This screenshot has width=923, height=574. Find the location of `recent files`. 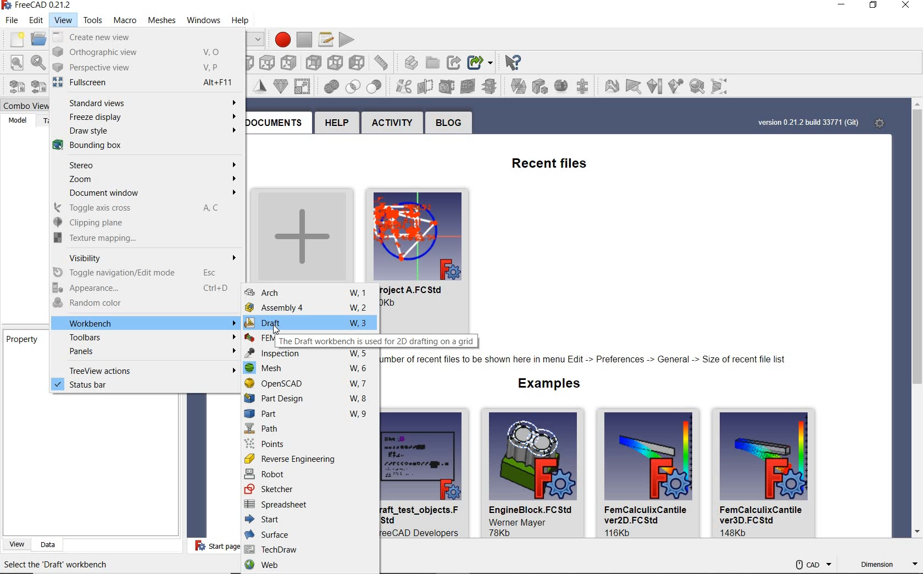

recent files is located at coordinates (539, 162).